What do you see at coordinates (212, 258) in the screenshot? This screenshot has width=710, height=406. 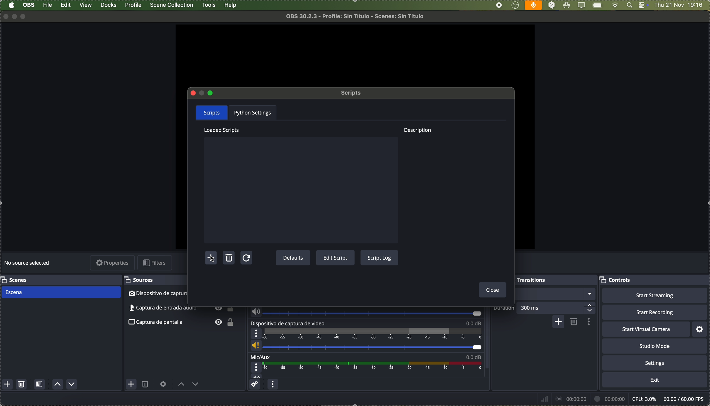 I see `click on add script` at bounding box center [212, 258].